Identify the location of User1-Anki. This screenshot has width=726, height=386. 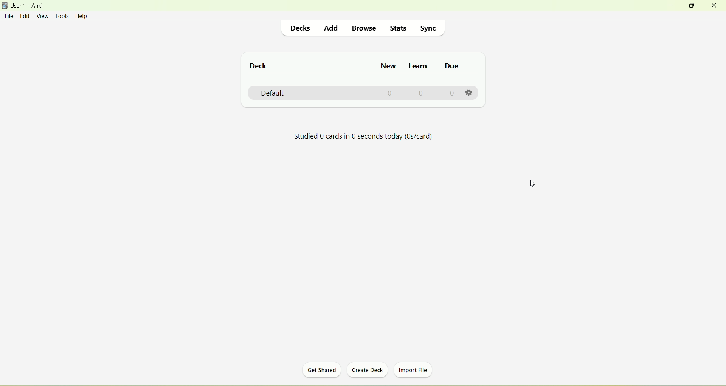
(26, 6).